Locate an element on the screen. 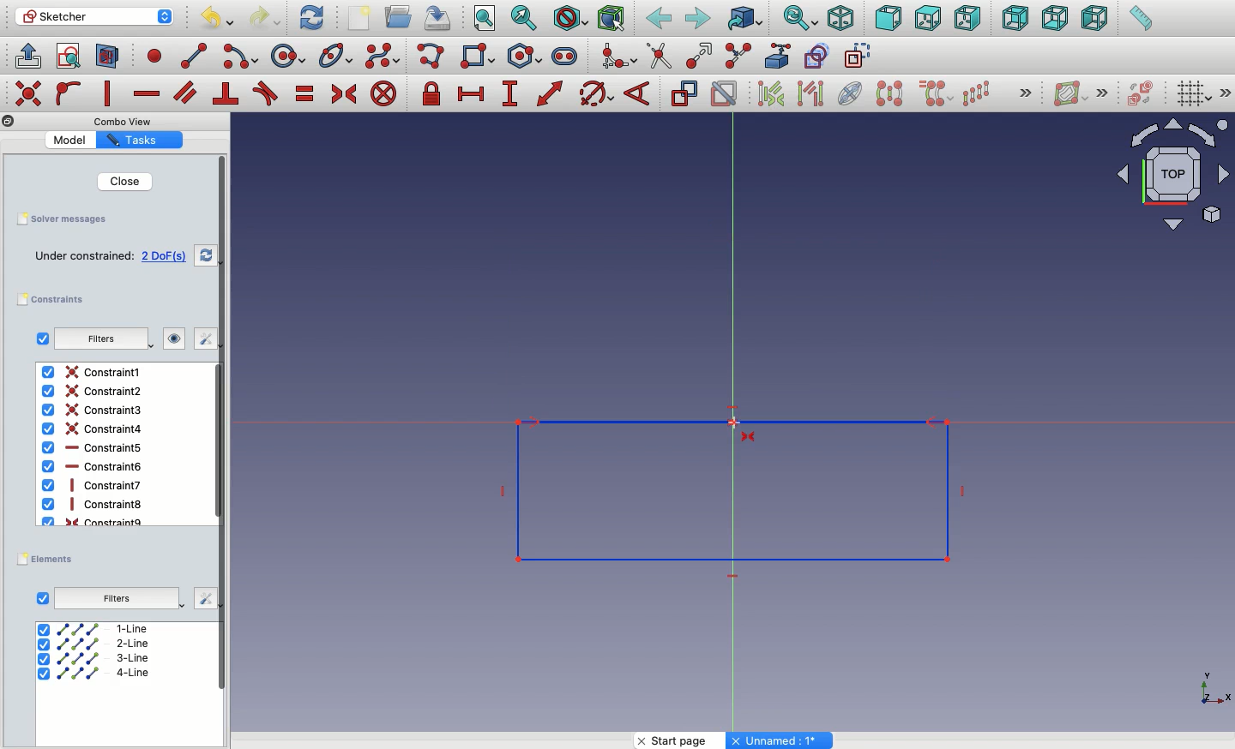 This screenshot has width=1235, height=749. Toggle grid is located at coordinates (1192, 93).